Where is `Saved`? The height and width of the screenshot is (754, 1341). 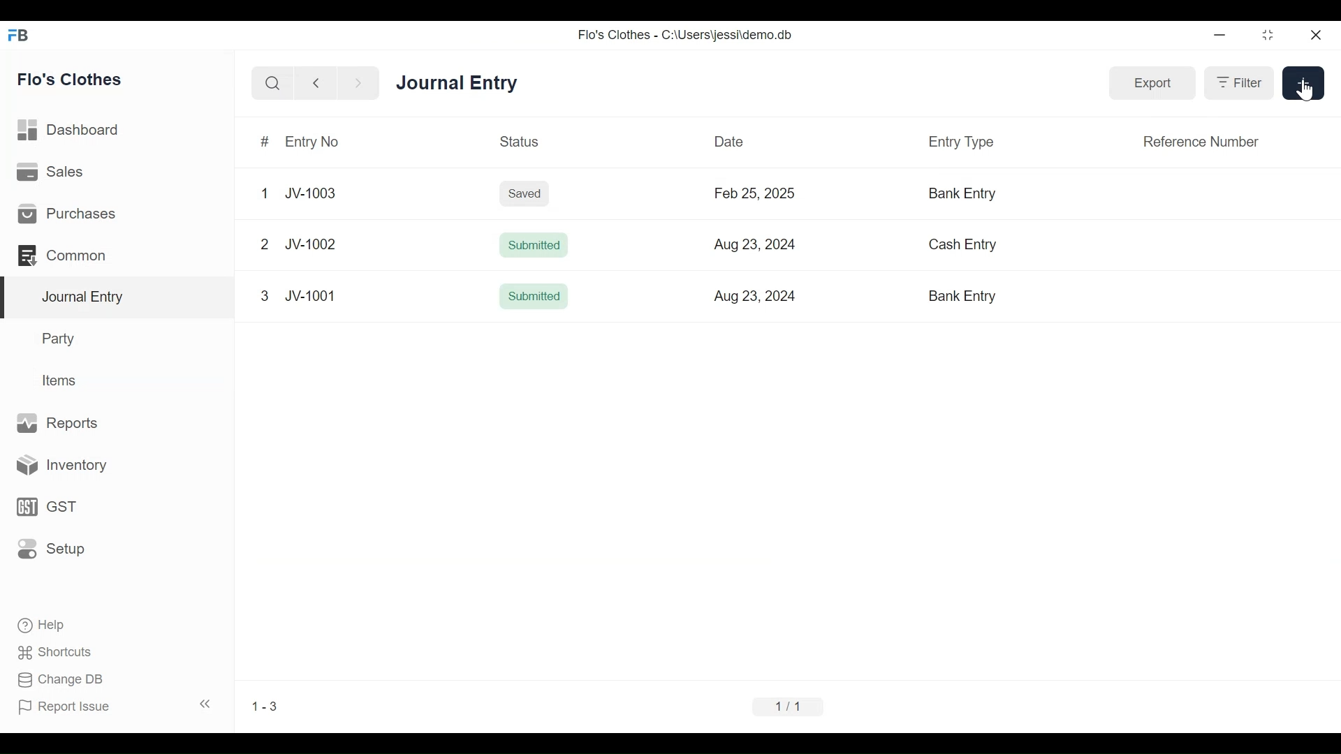 Saved is located at coordinates (525, 193).